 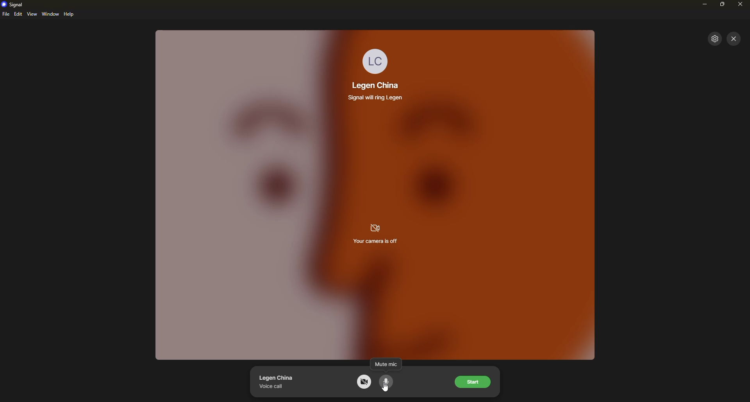 I want to click on file, so click(x=6, y=14).